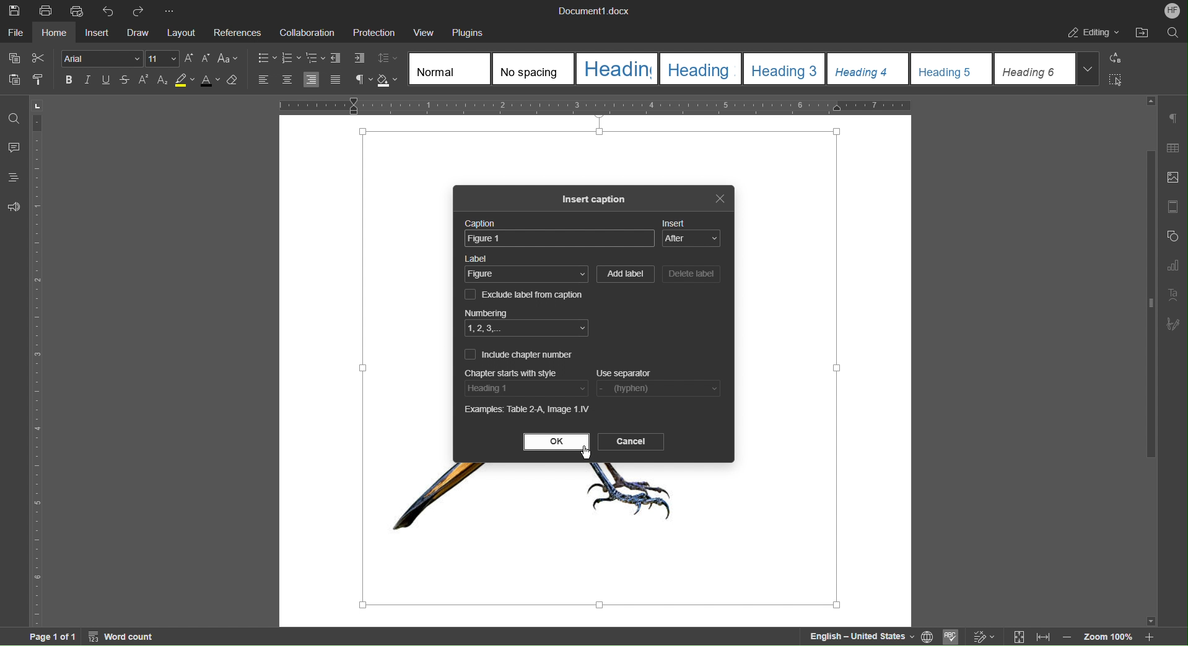 The image size is (1188, 646). What do you see at coordinates (598, 201) in the screenshot?
I see `Insert caption` at bounding box center [598, 201].